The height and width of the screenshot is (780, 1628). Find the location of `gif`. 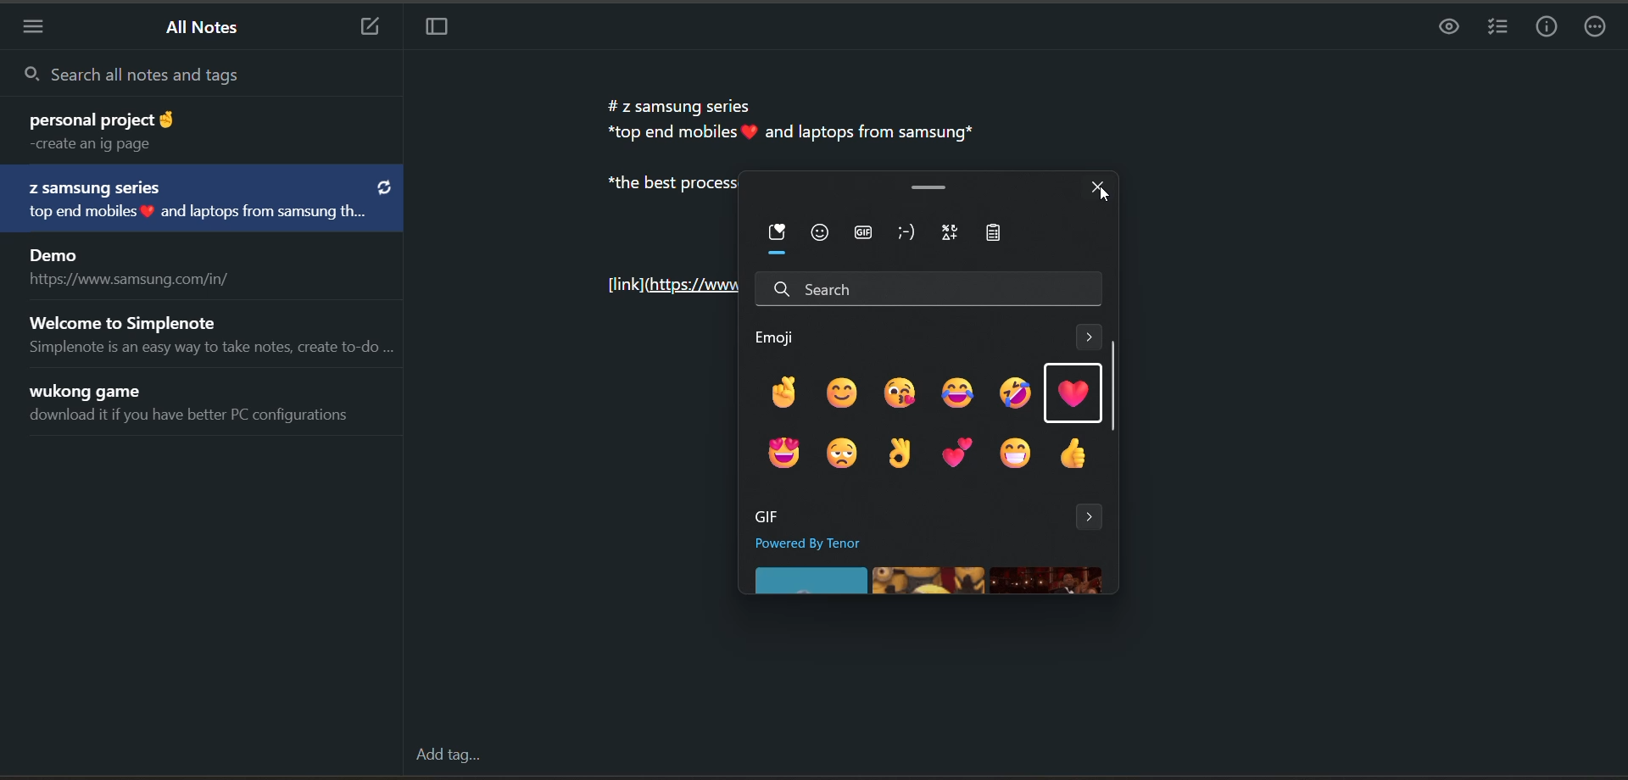

gif is located at coordinates (763, 516).